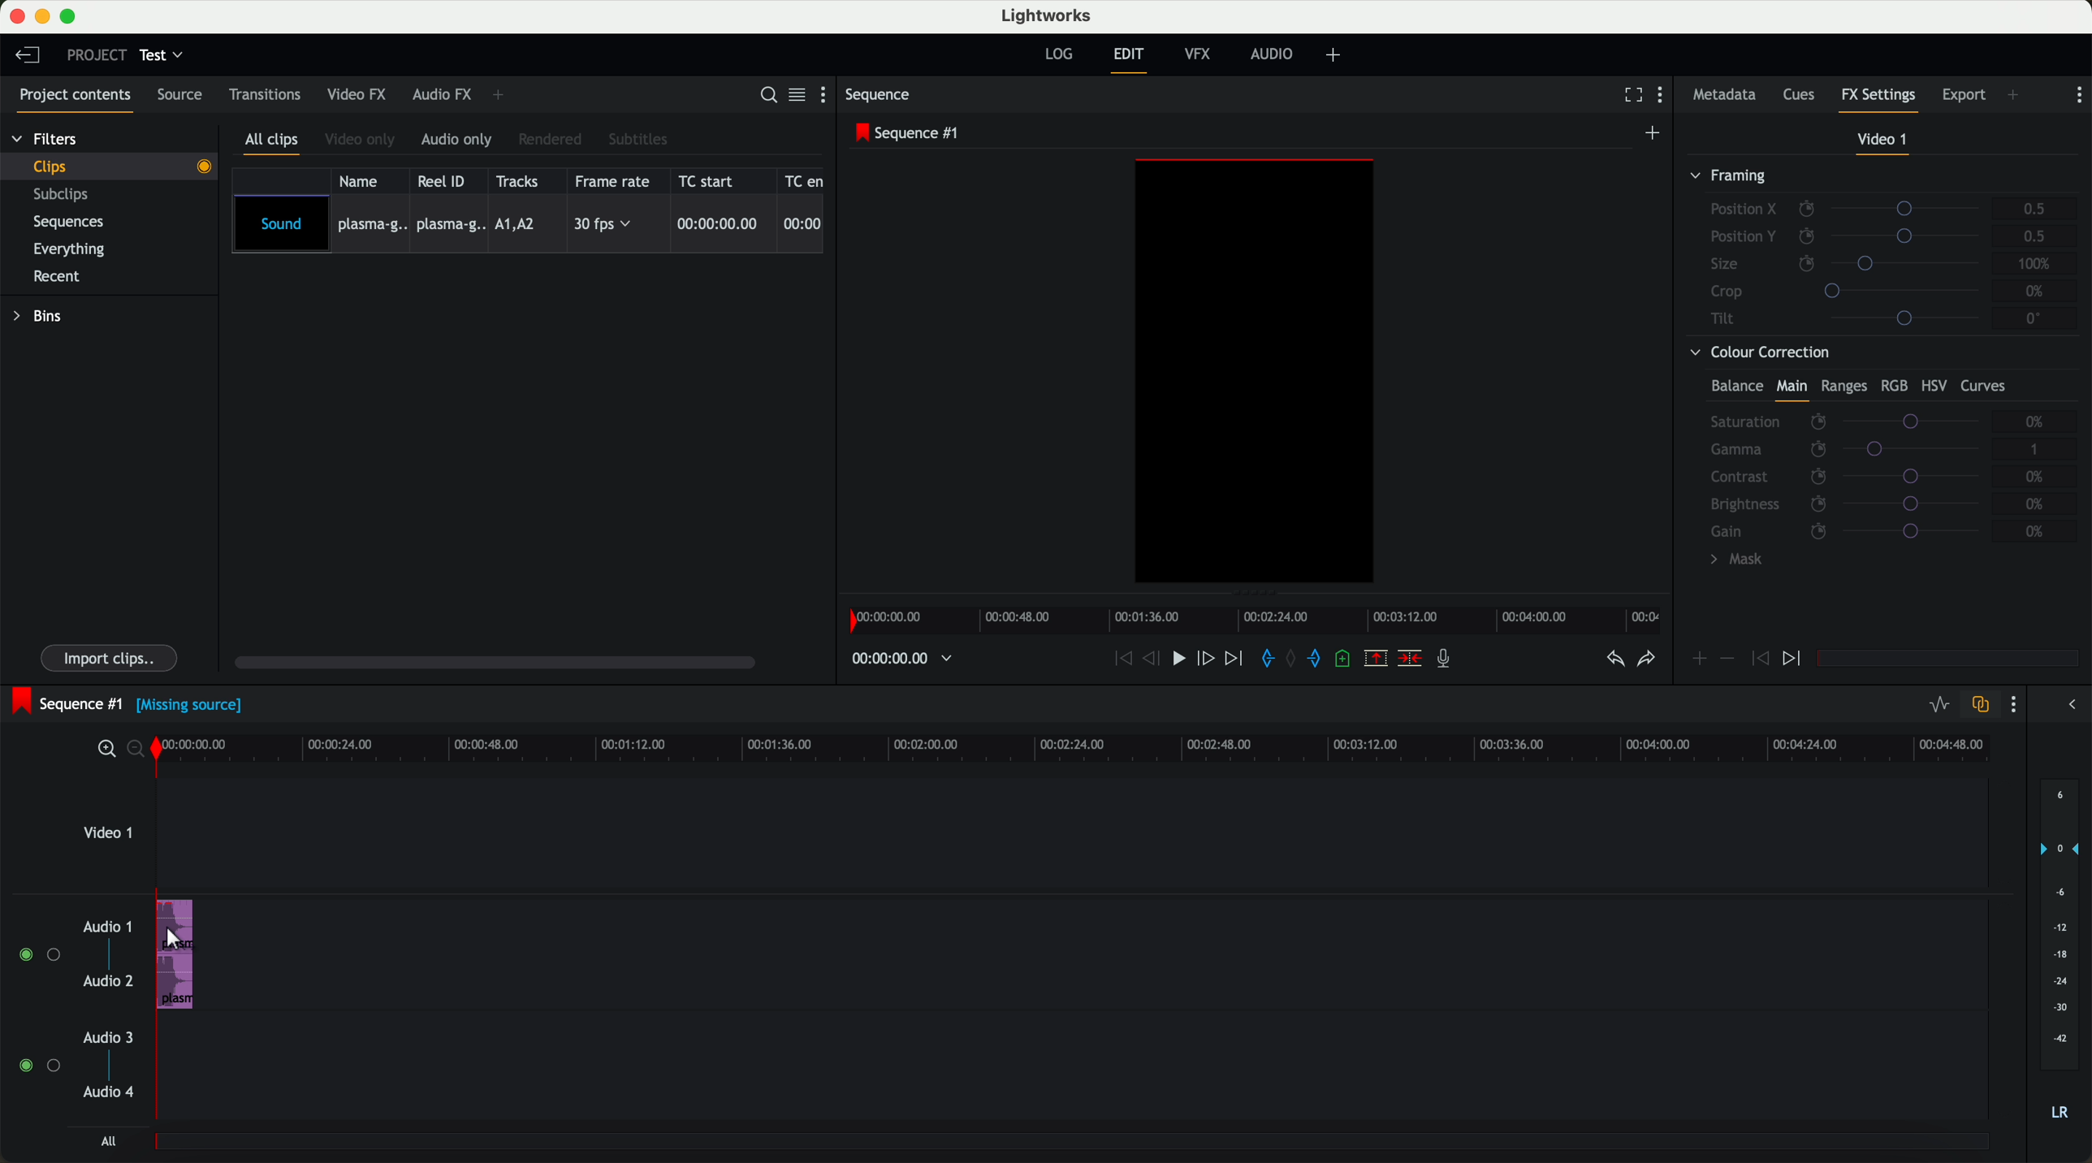 This screenshot has width=2092, height=1163. What do you see at coordinates (827, 97) in the screenshot?
I see `show settings menu` at bounding box center [827, 97].